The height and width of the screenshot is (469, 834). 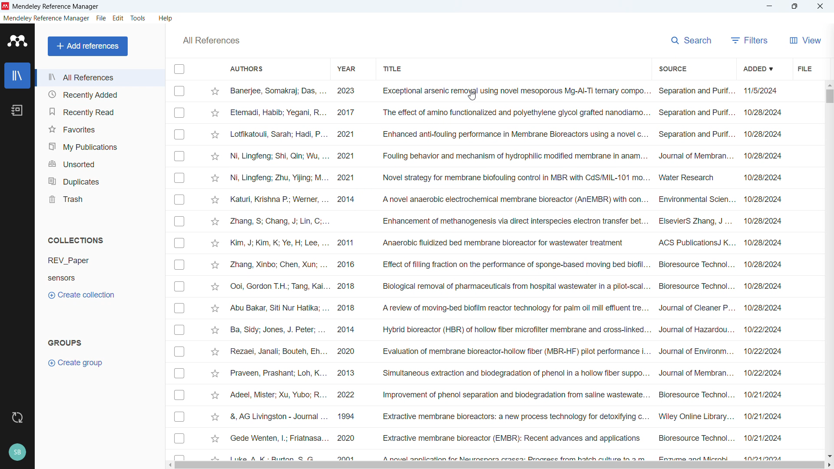 I want to click on 10/28/2024, so click(x=764, y=114).